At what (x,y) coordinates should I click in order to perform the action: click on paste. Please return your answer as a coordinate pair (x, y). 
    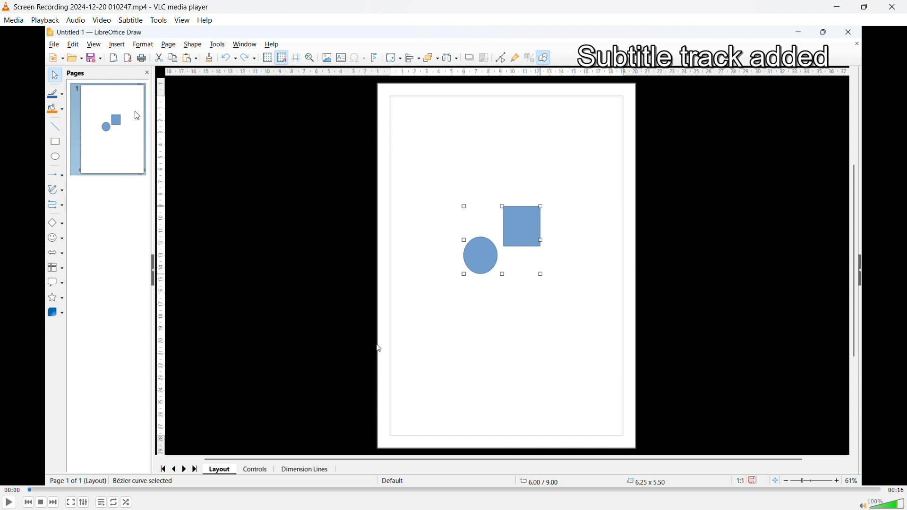
    Looking at the image, I should click on (190, 57).